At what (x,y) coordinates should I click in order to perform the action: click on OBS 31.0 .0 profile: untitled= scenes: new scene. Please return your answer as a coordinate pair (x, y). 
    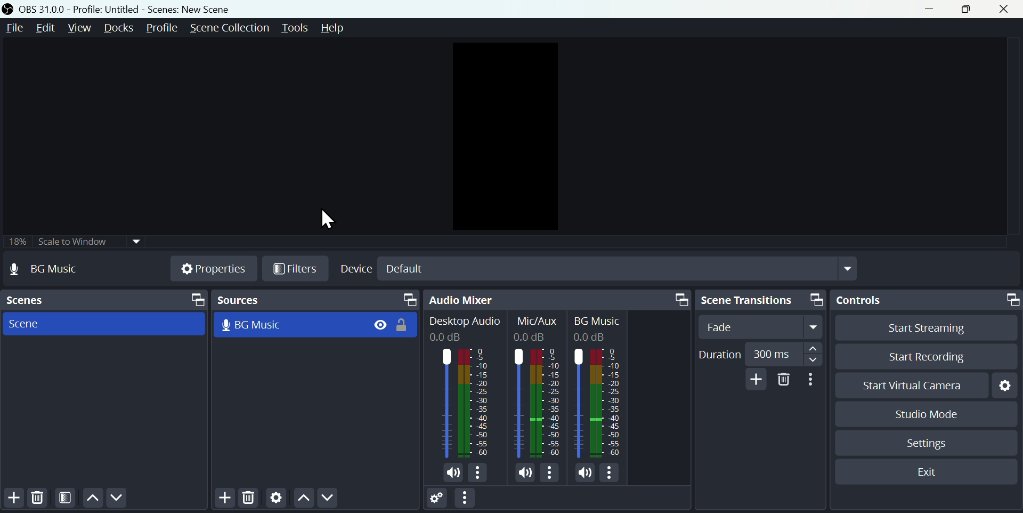
    Looking at the image, I should click on (120, 8).